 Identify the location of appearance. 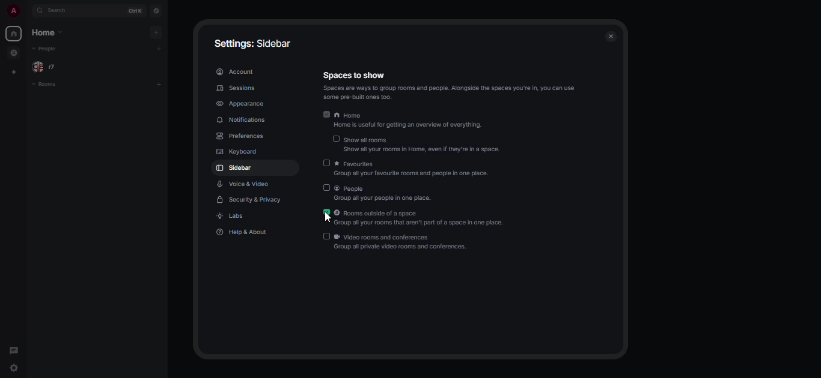
(242, 104).